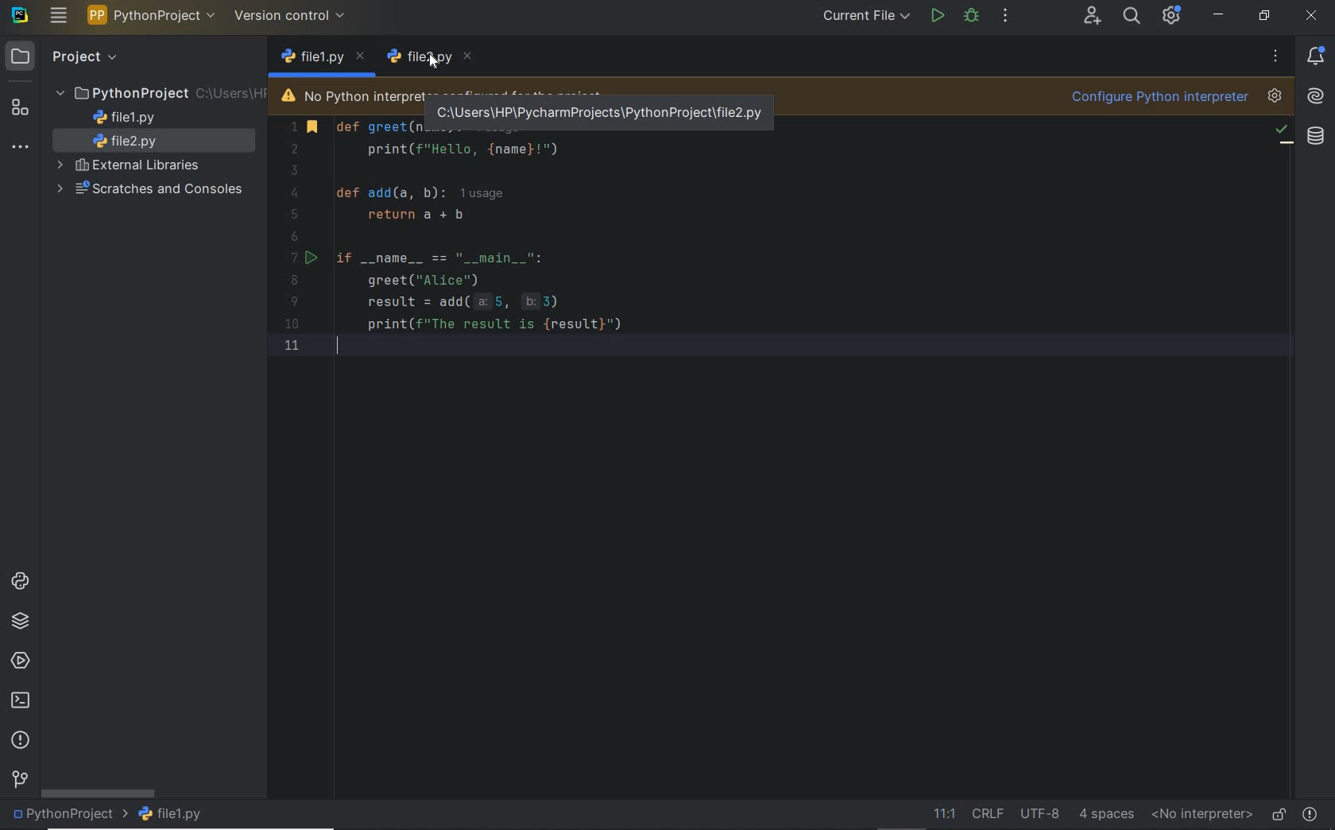 This screenshot has width=1335, height=830. Describe the element at coordinates (19, 702) in the screenshot. I see `terminal` at that location.